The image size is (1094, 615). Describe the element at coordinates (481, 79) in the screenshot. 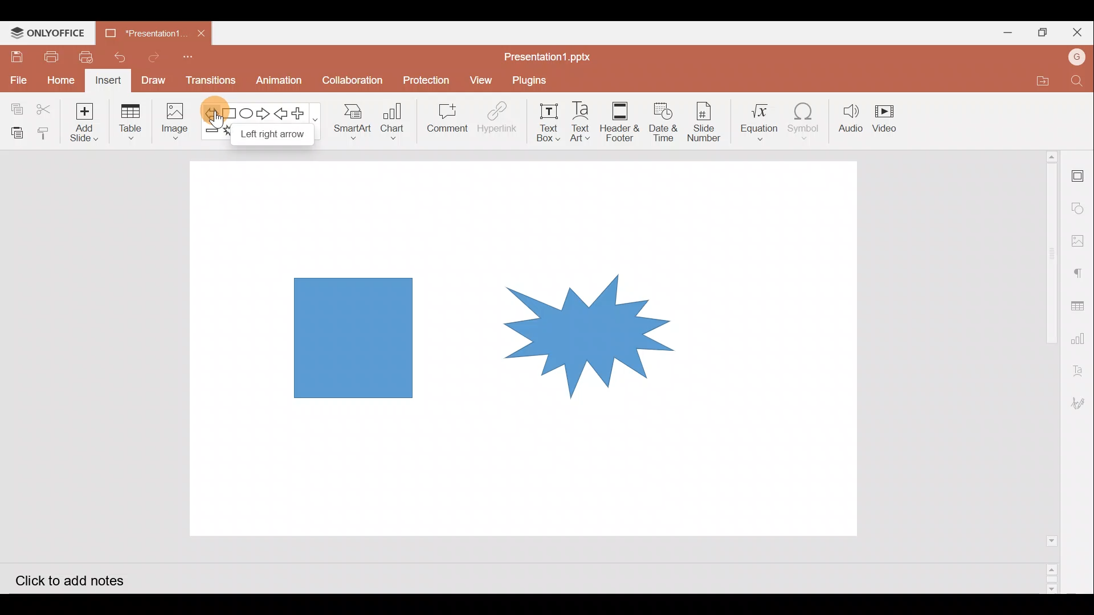

I see `View` at that location.